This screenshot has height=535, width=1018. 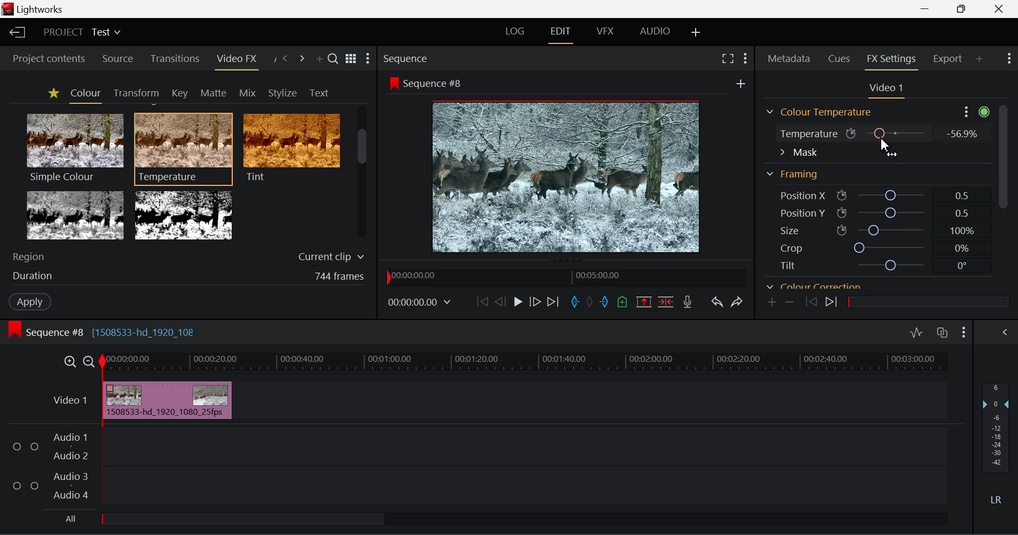 I want to click on Restore Down, so click(x=925, y=8).